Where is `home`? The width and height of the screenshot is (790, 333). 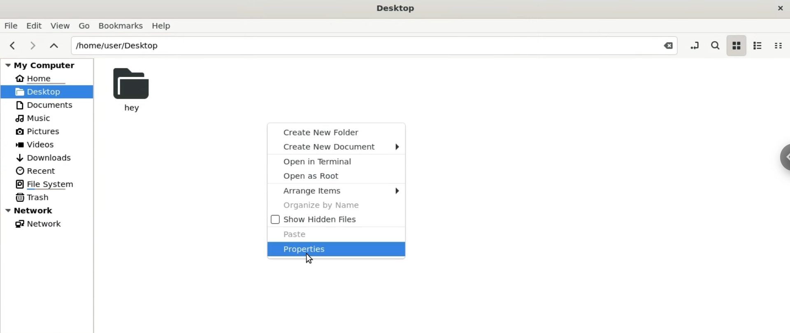
home is located at coordinates (42, 78).